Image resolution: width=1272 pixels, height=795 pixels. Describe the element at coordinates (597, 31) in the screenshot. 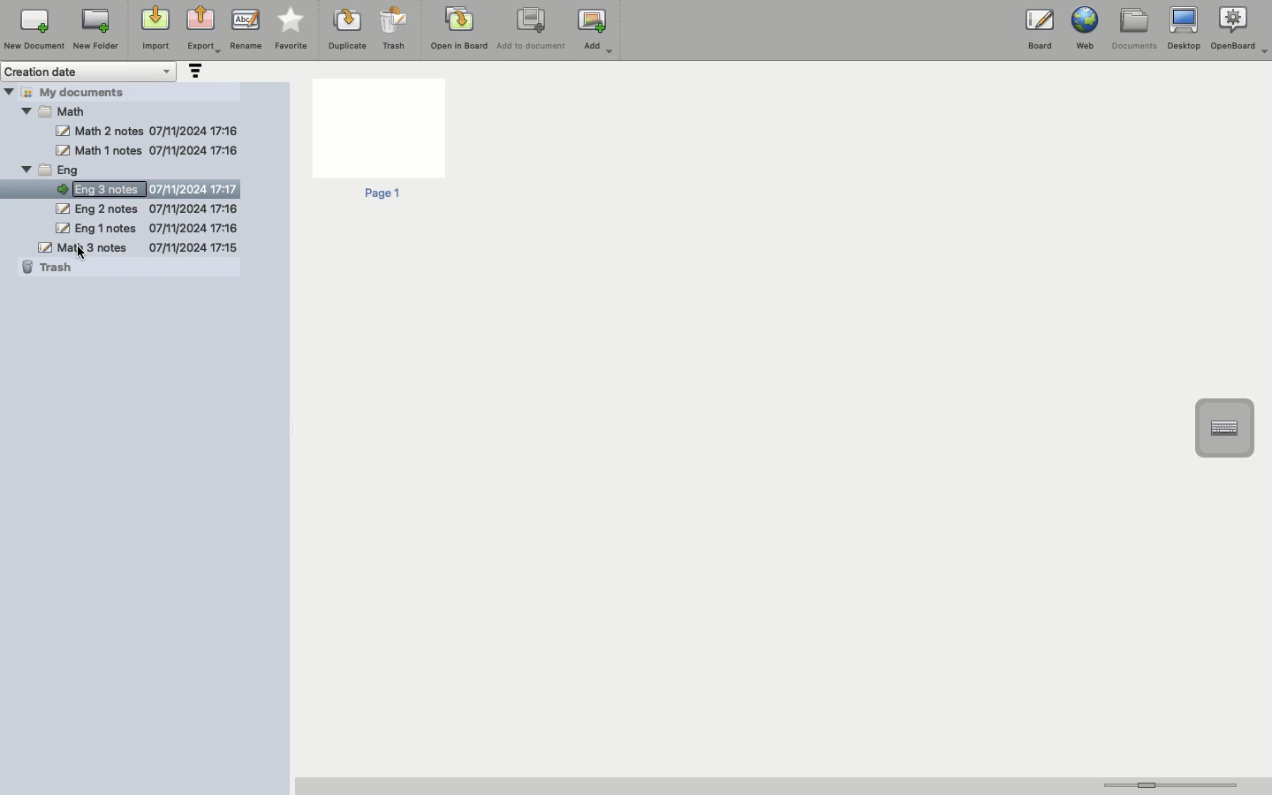

I see `Ad` at that location.